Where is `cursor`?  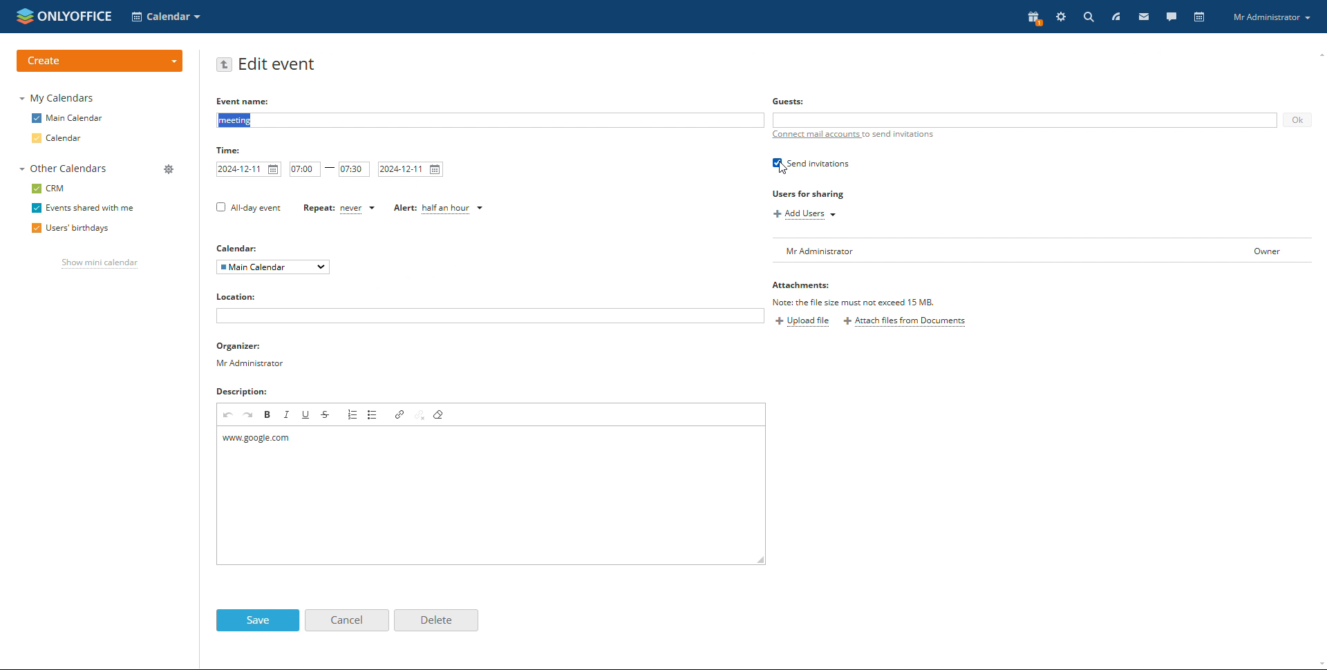 cursor is located at coordinates (784, 169).